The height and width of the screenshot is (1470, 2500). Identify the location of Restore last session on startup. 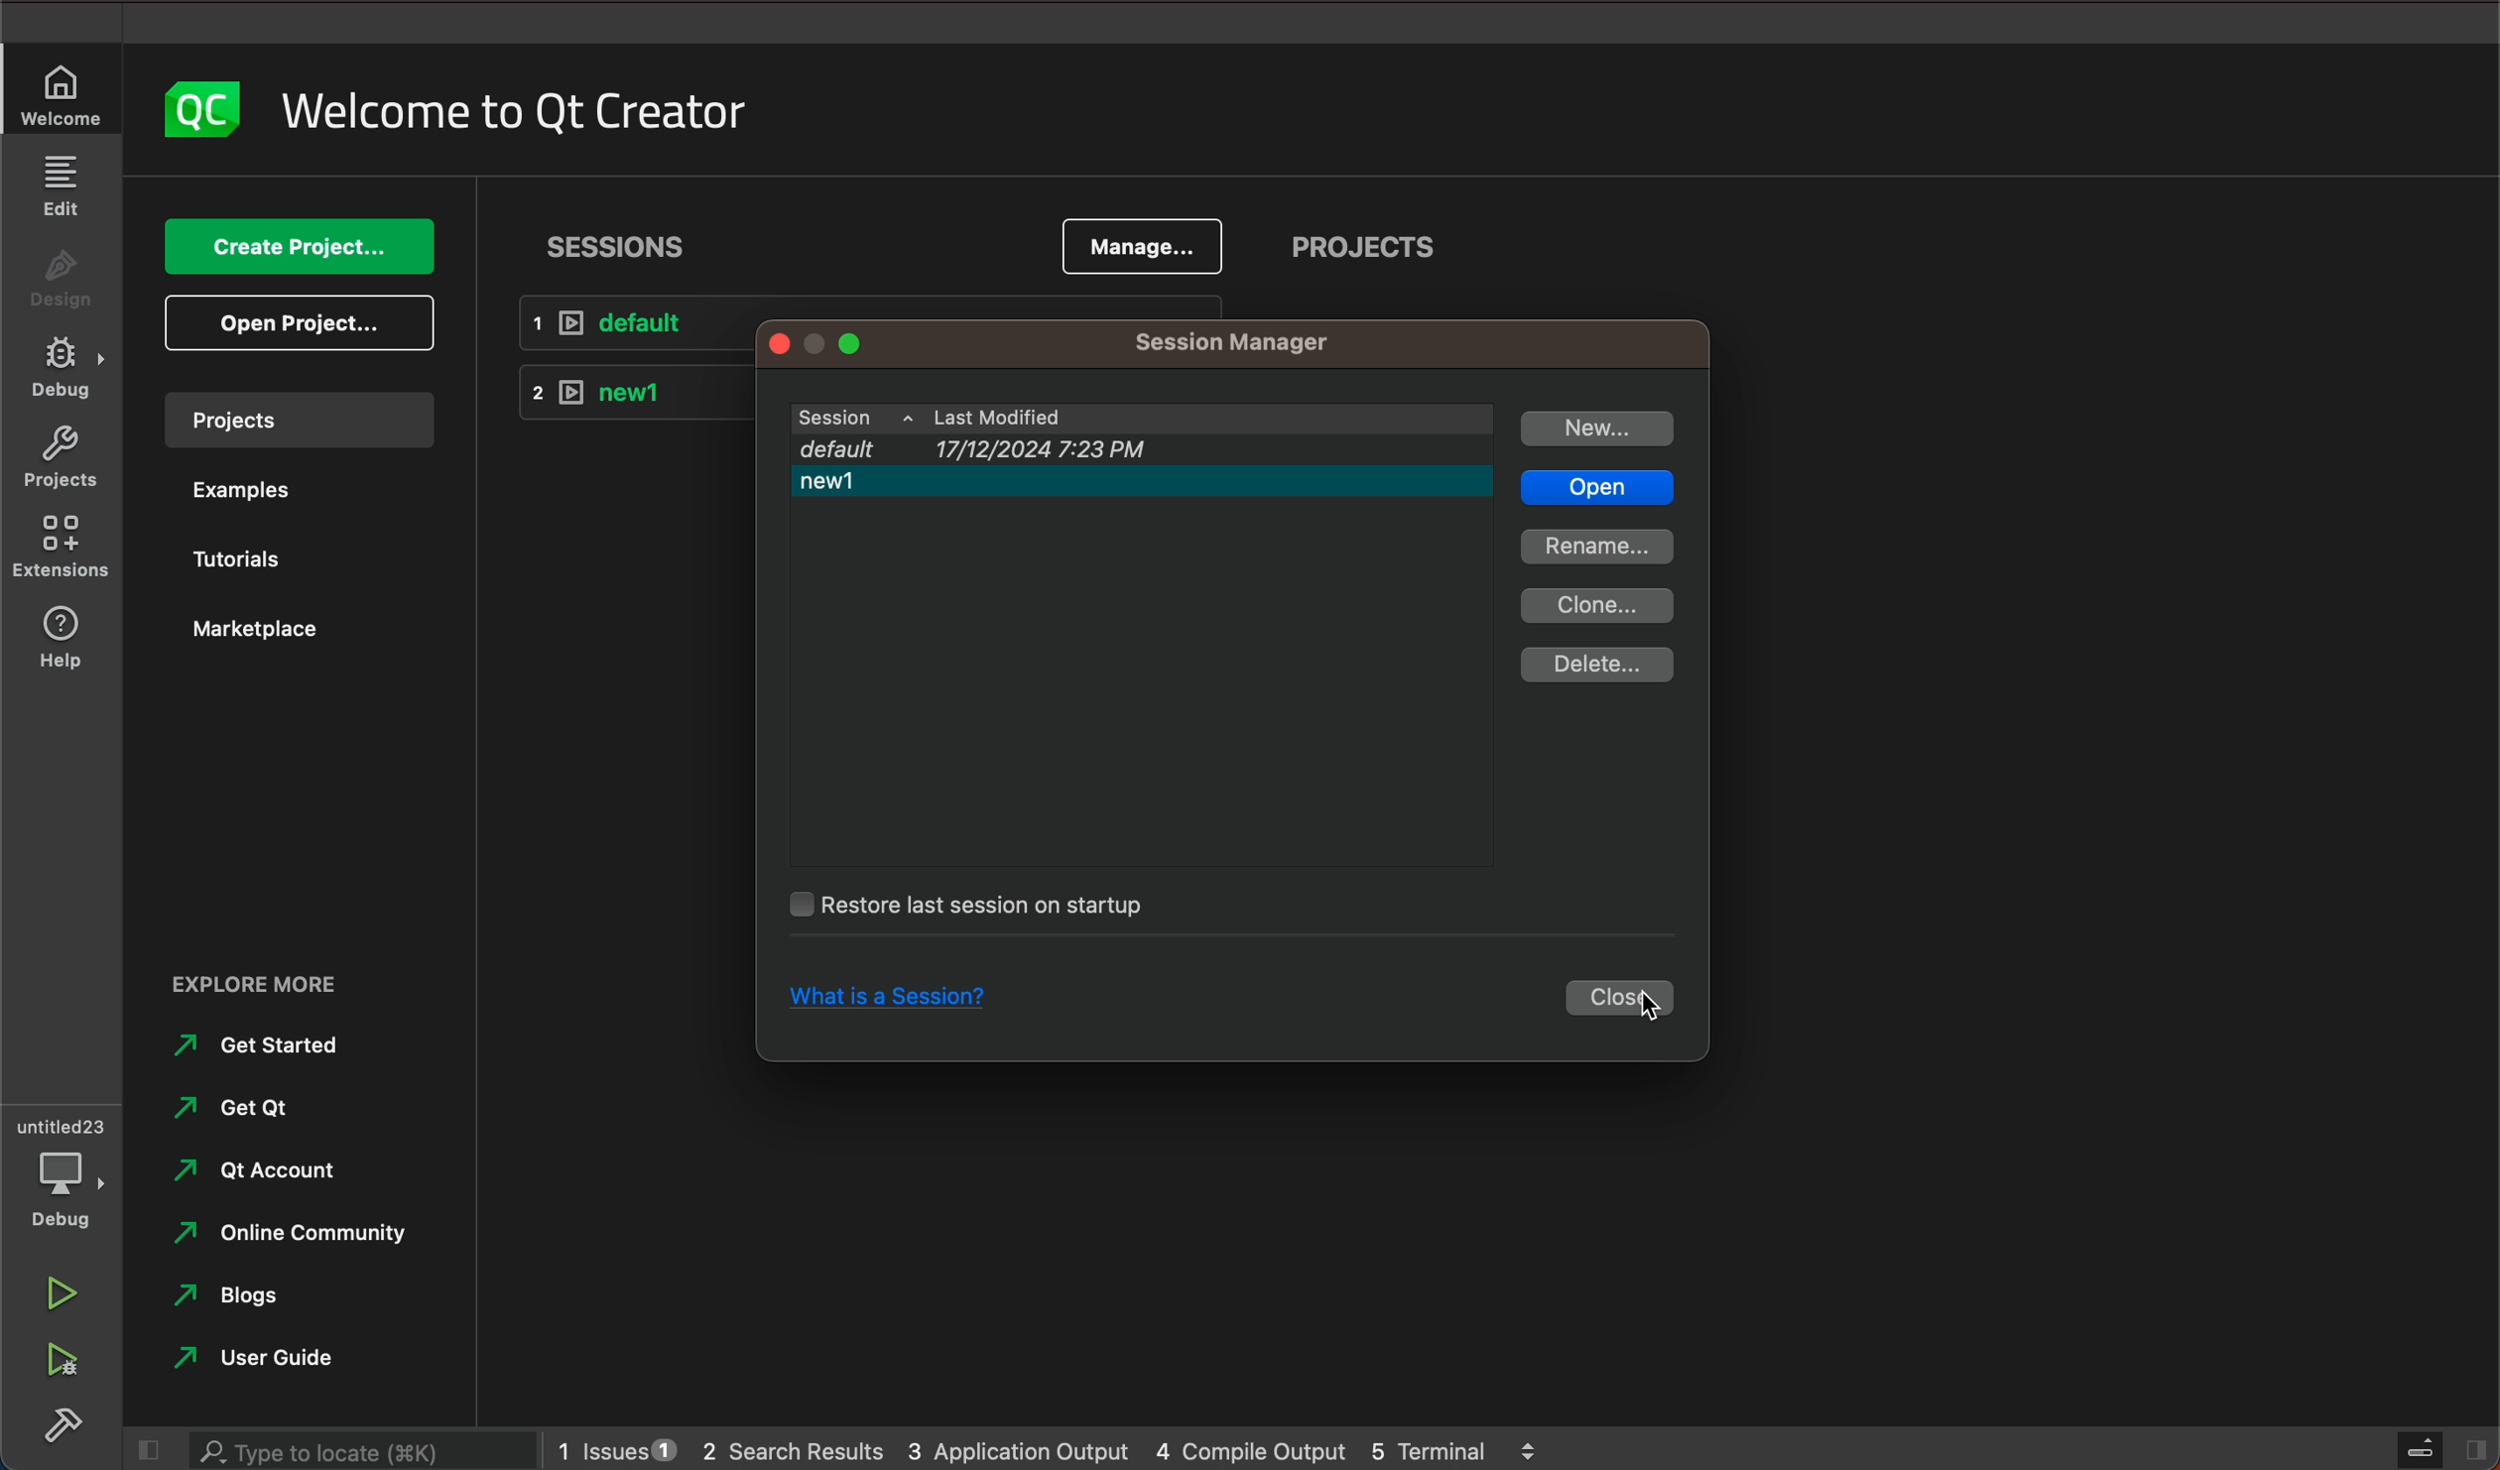
(969, 908).